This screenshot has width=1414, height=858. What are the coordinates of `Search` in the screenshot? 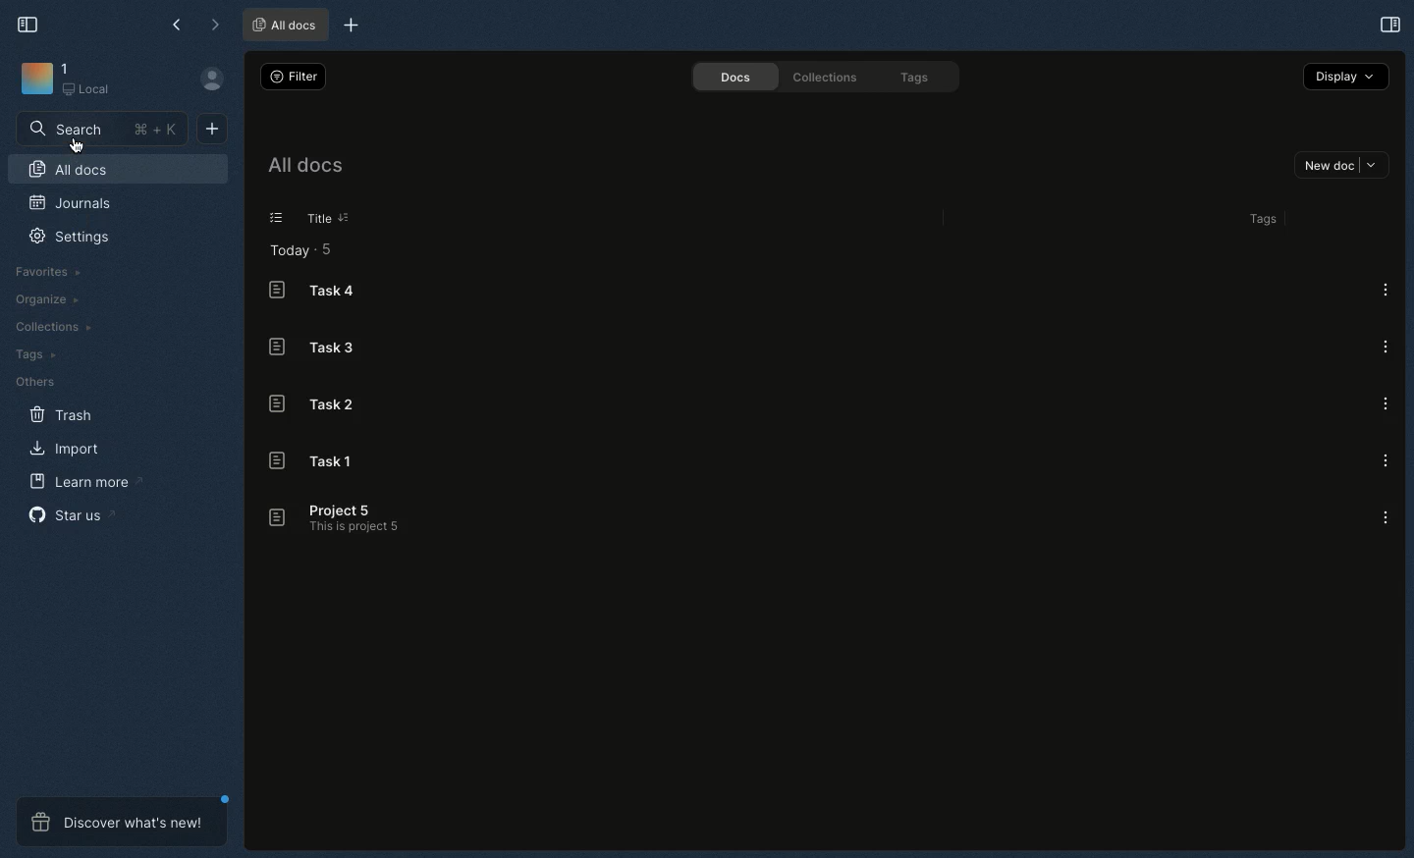 It's located at (103, 132).